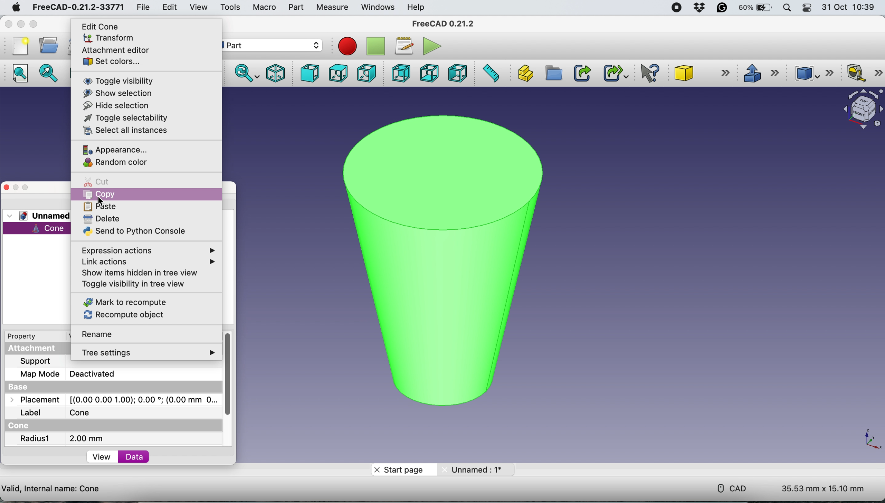 The image size is (885, 503). Describe the element at coordinates (332, 7) in the screenshot. I see `measure` at that location.